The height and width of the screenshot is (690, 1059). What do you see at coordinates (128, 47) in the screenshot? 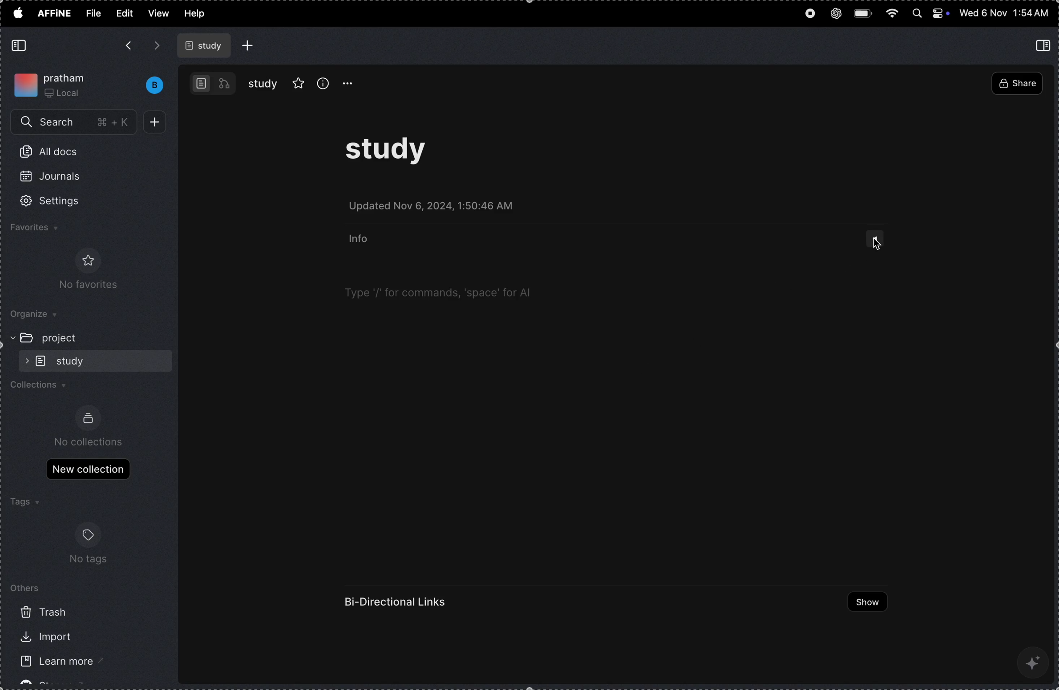
I see `backward` at bounding box center [128, 47].